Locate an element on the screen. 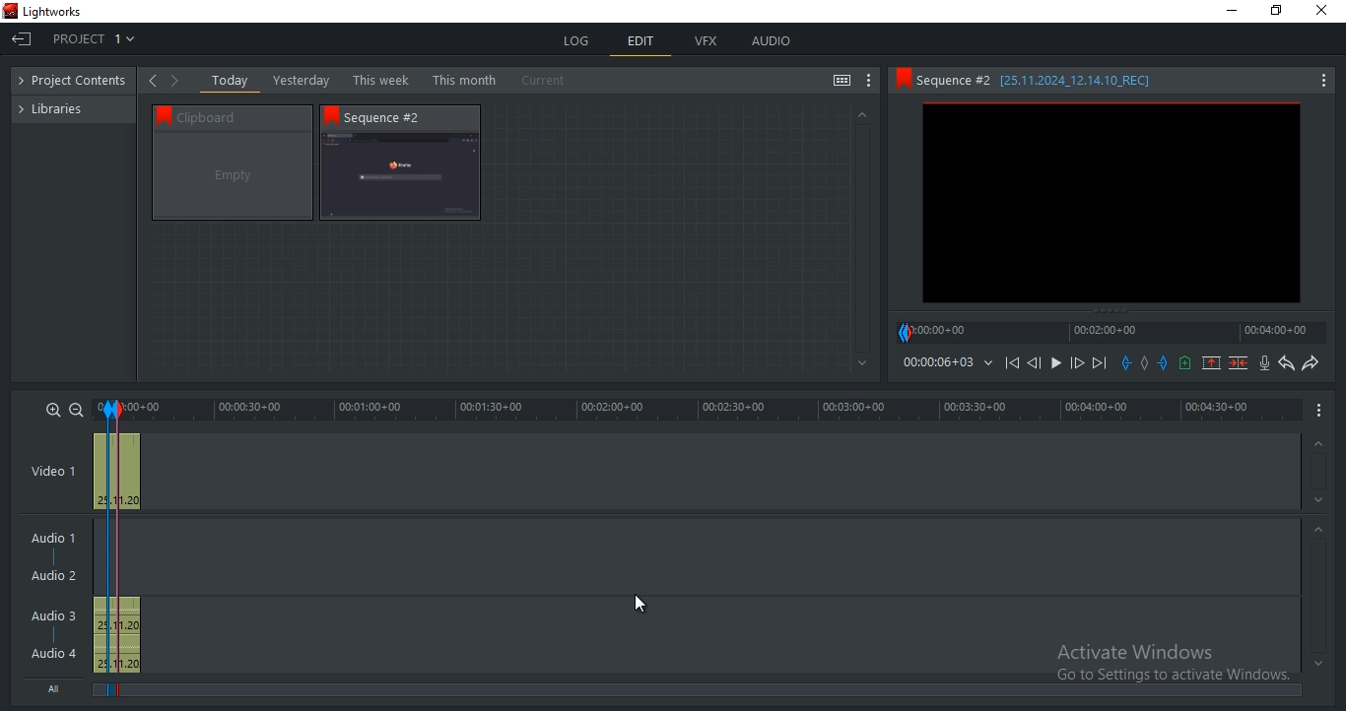 This screenshot has height=711, width=1346. add cue is located at coordinates (1185, 363).